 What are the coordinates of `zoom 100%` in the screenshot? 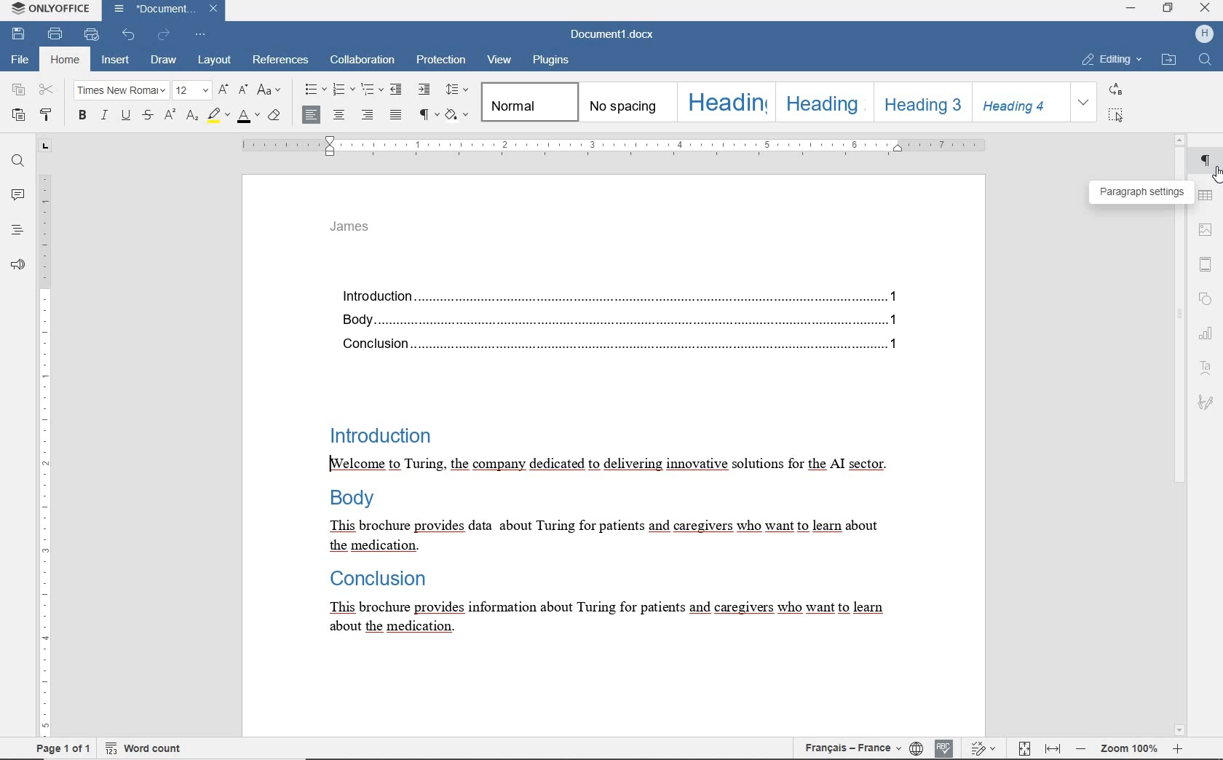 It's located at (1132, 750).